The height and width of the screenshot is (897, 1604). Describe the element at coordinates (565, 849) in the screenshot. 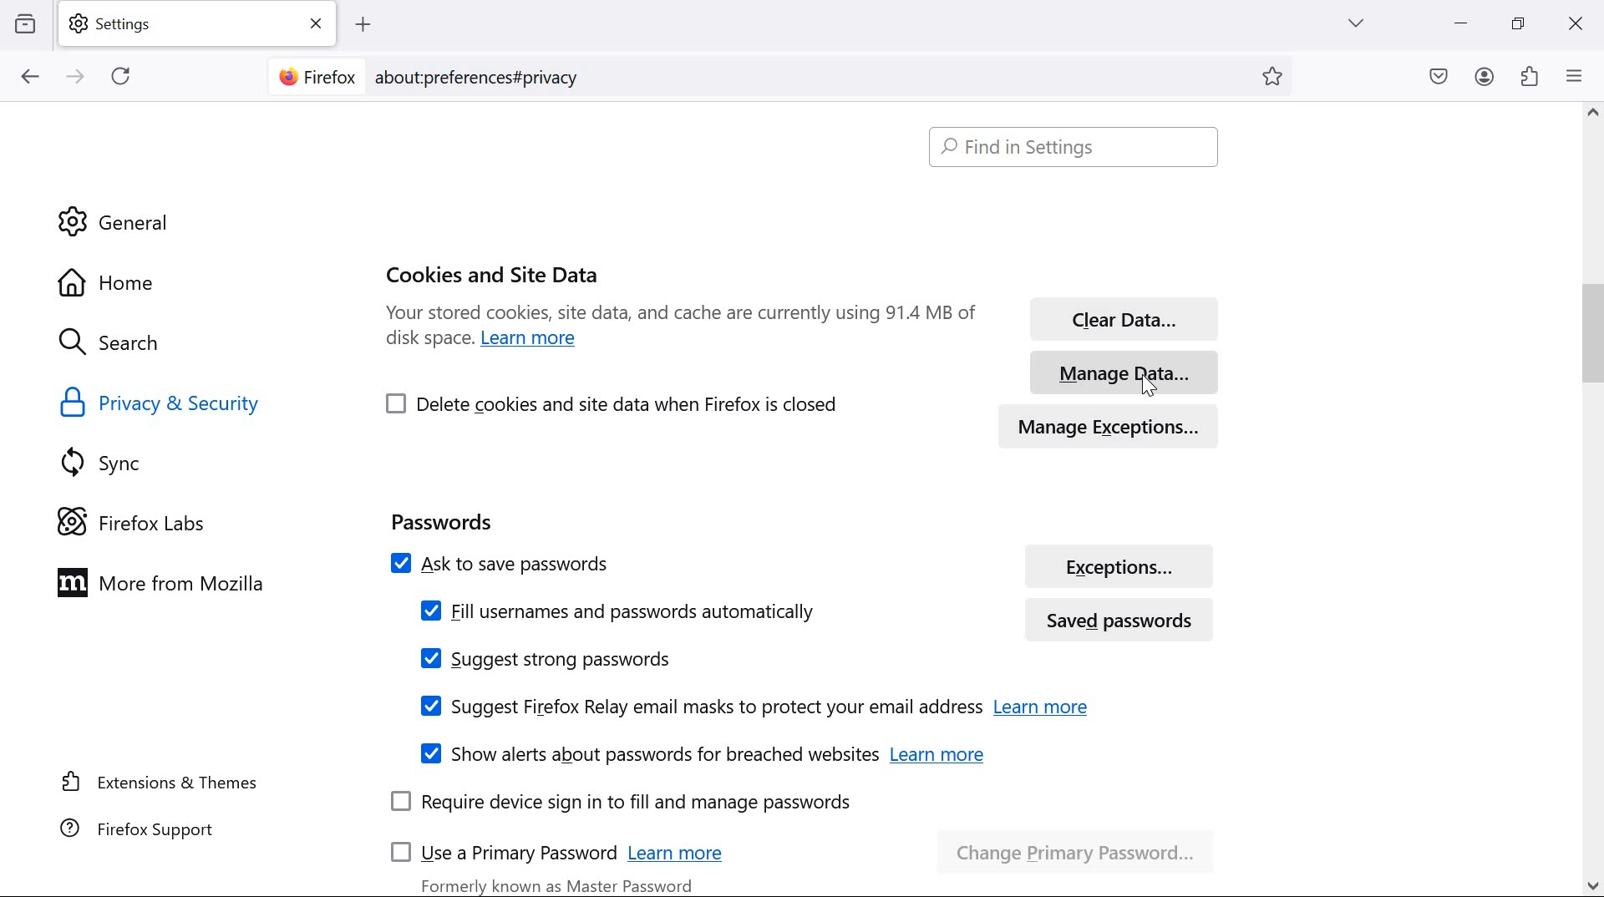

I see `Use a Primary Password Learn more` at that location.